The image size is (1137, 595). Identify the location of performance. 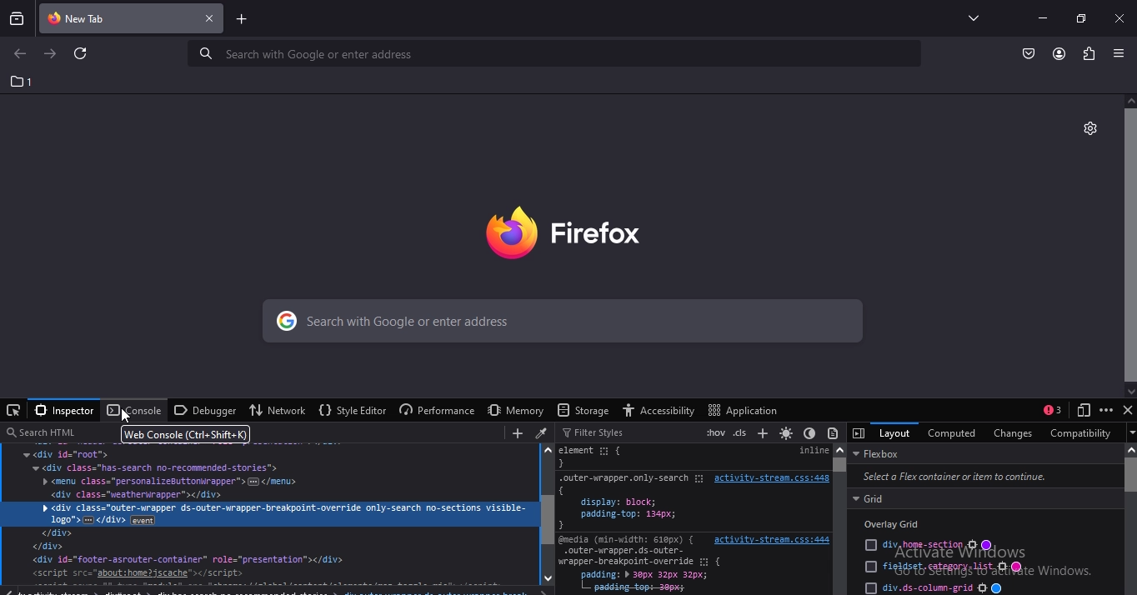
(437, 408).